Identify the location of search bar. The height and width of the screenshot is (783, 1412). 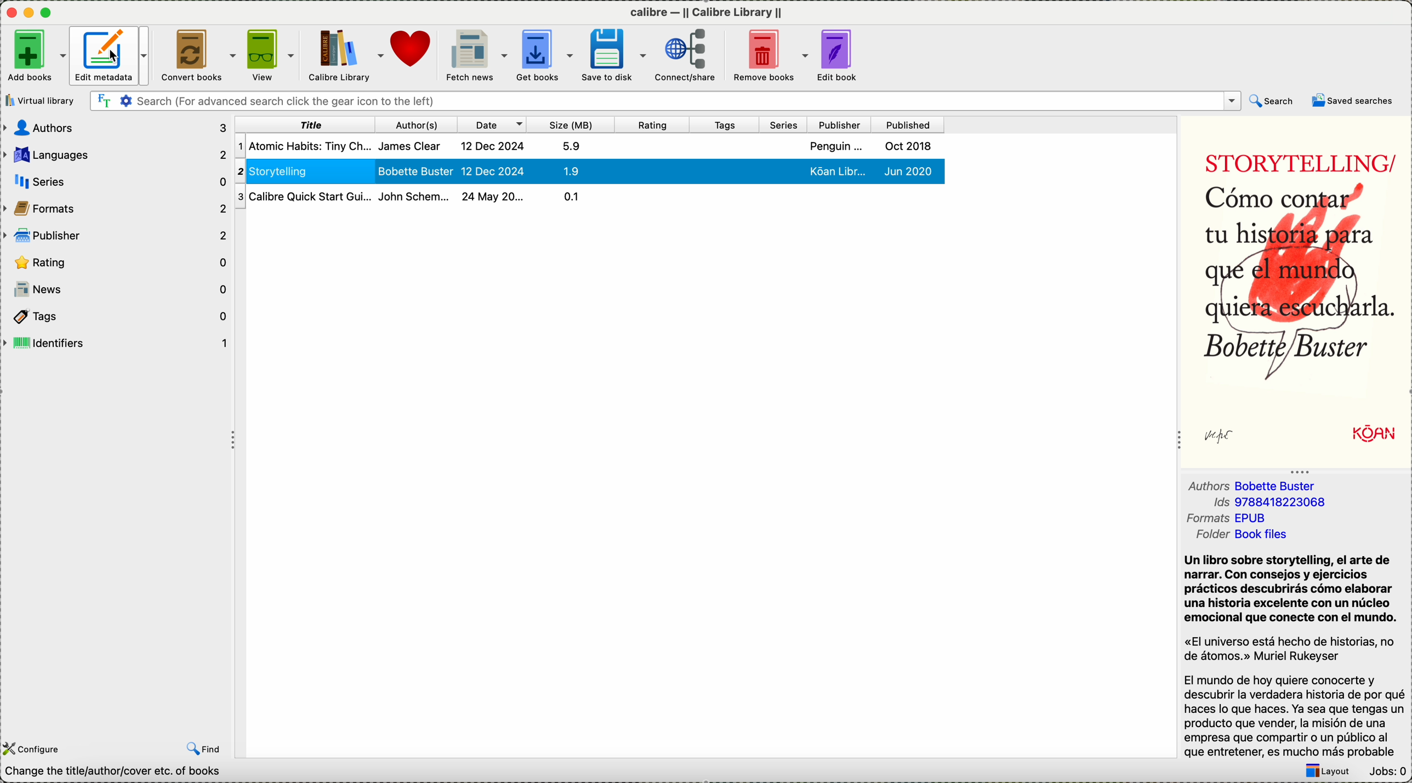
(665, 101).